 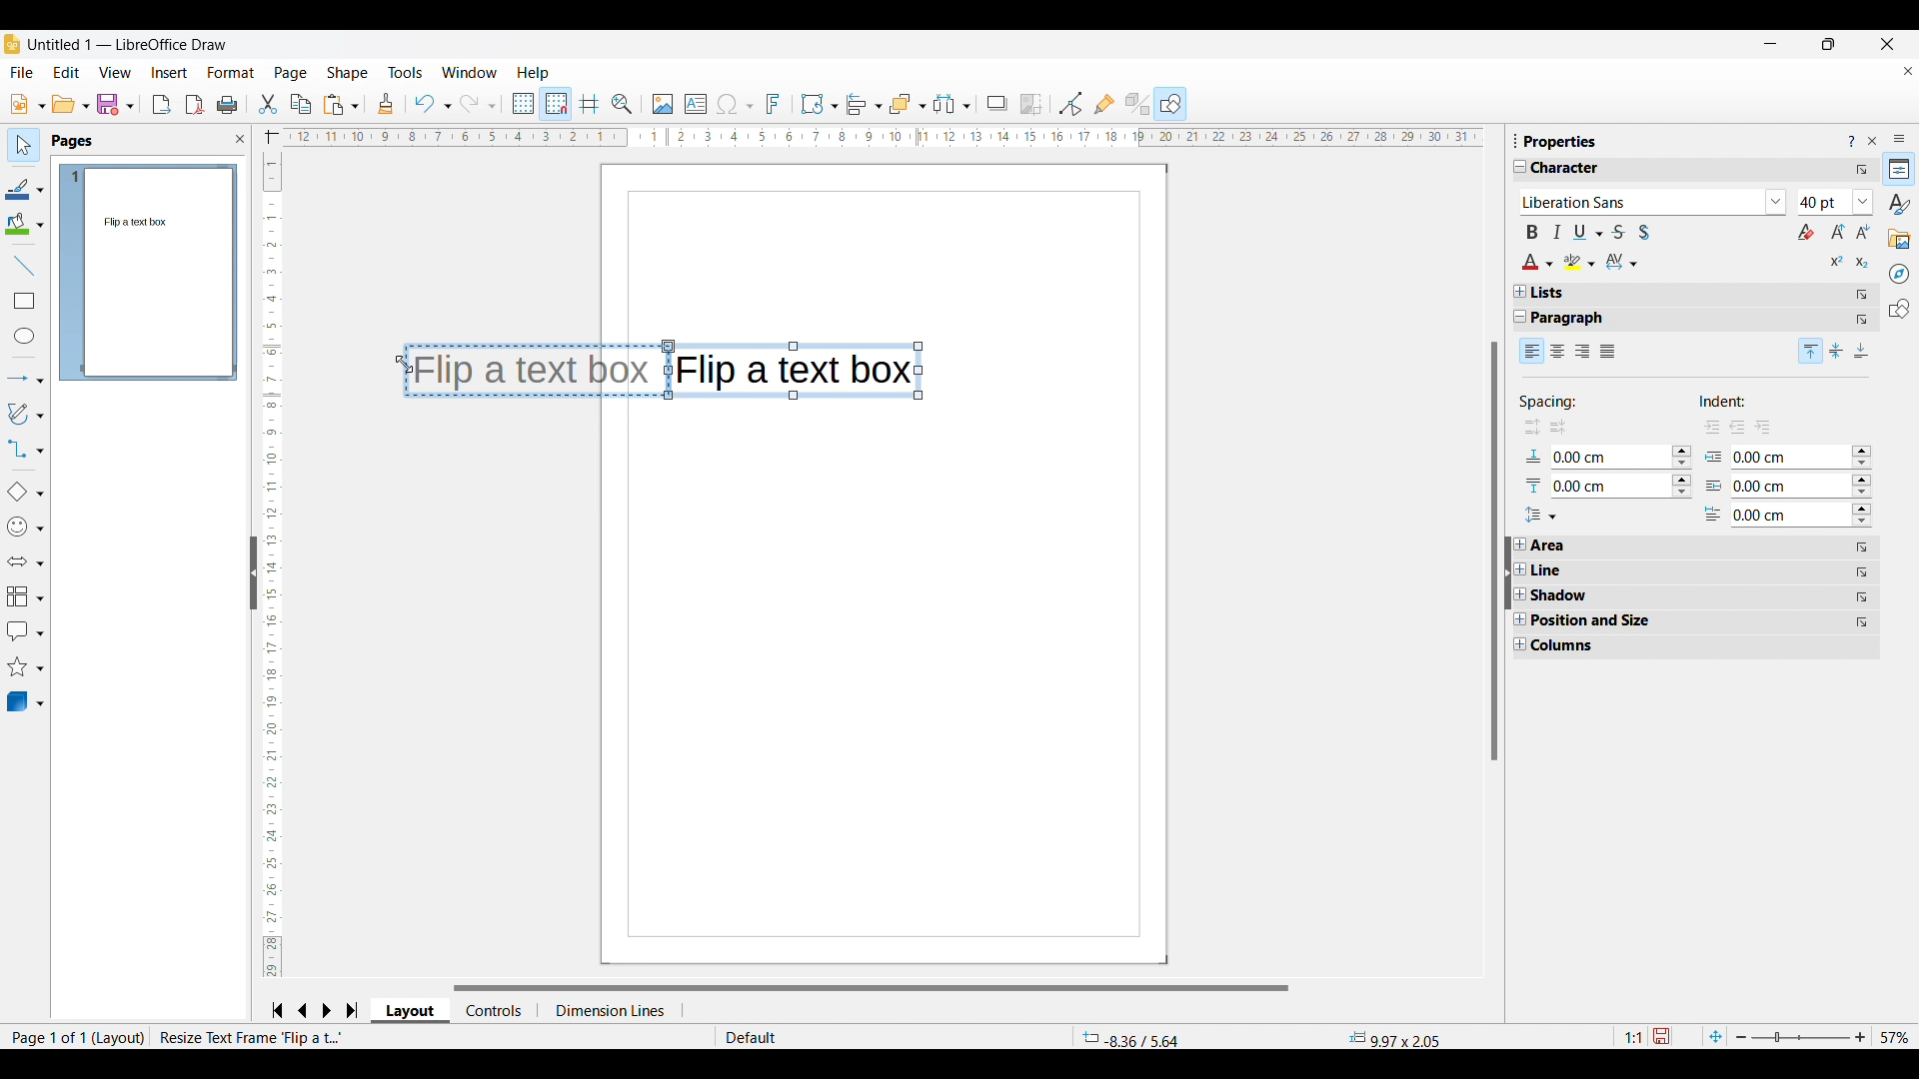 I want to click on Click to save document, so click(x=1660, y=1036).